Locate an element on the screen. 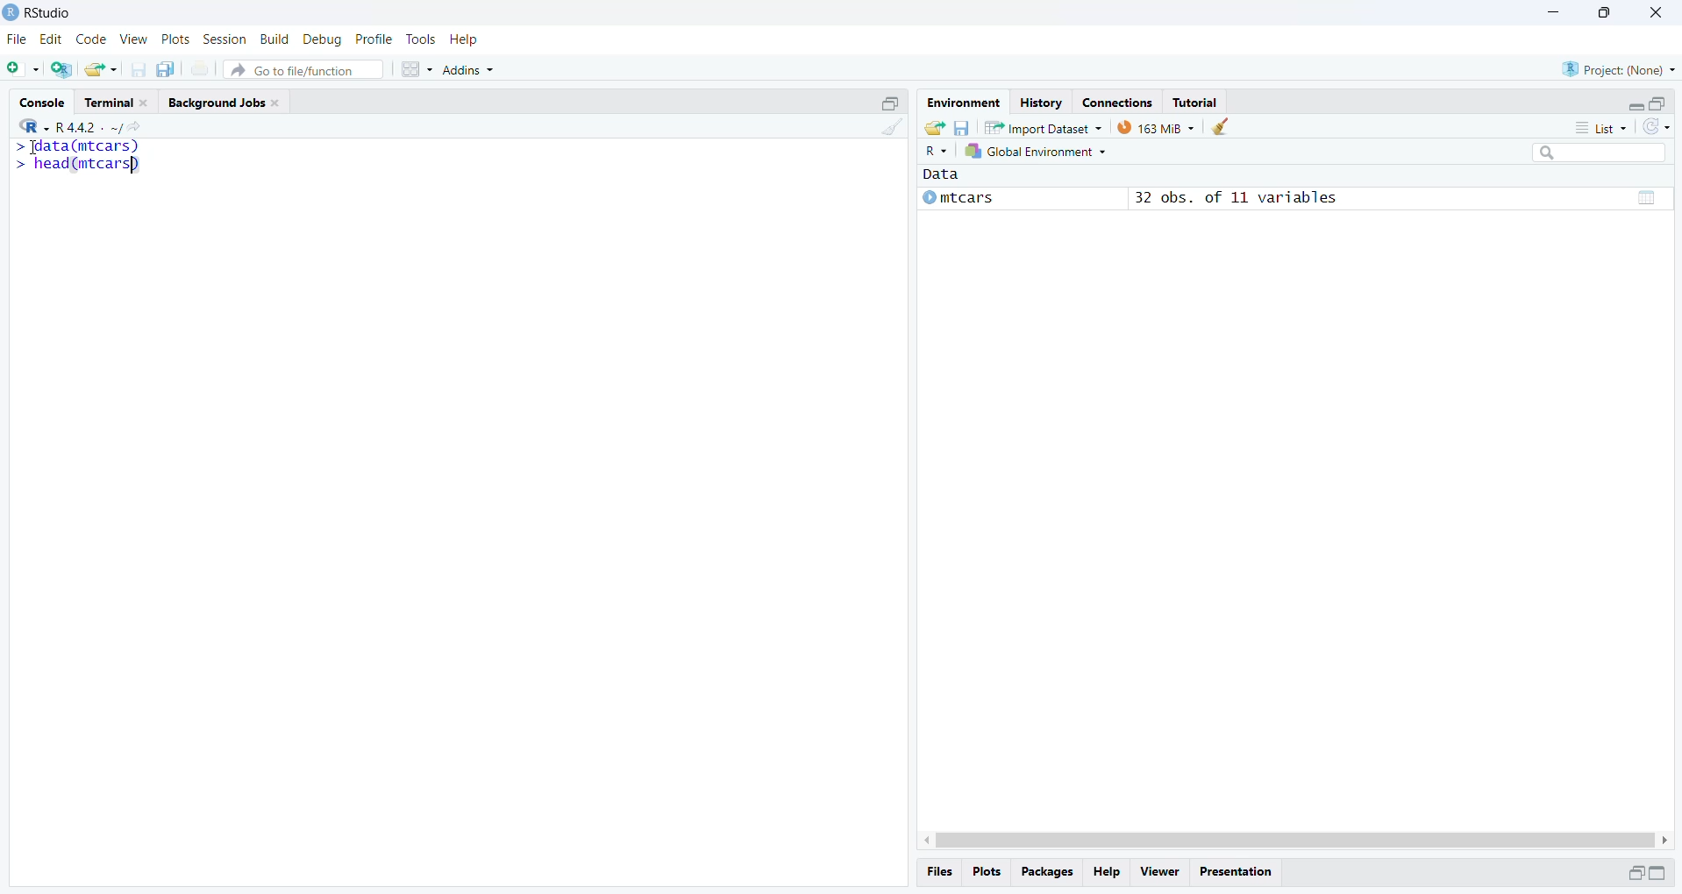 The width and height of the screenshot is (1682, 894). minimise is located at coordinates (1557, 11).